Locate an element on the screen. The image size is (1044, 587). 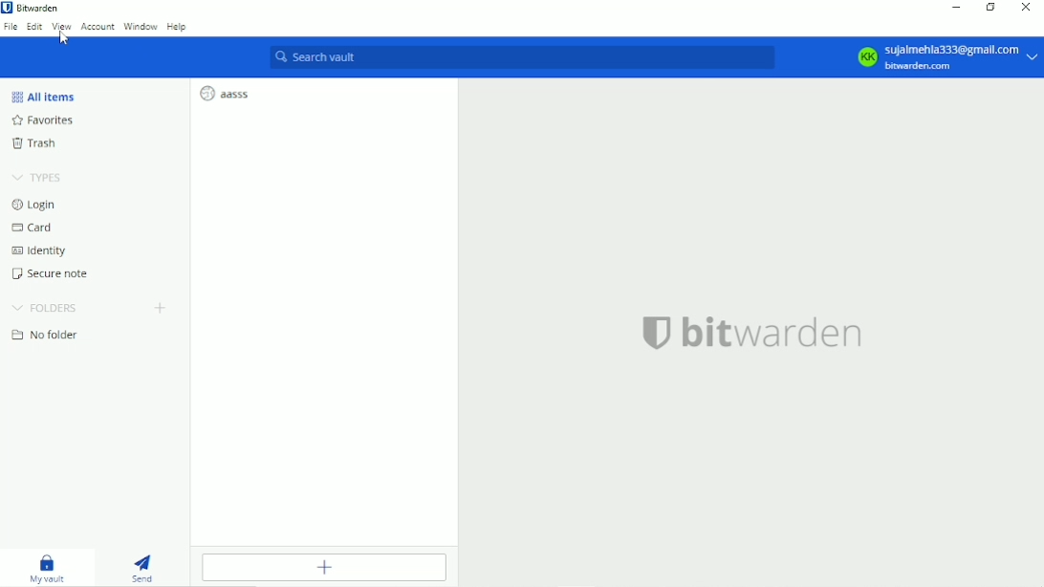
Types is located at coordinates (40, 177).